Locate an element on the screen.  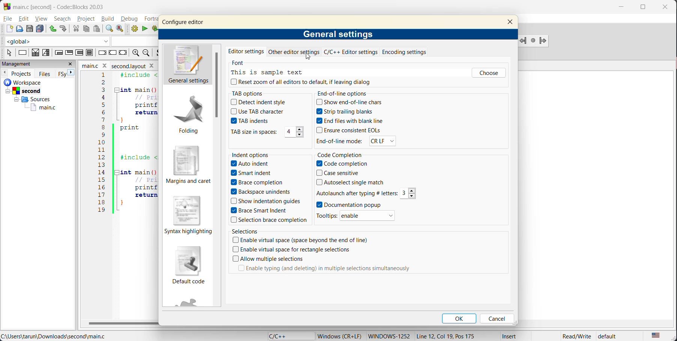
reset zoom of all editors to default is located at coordinates (298, 82).